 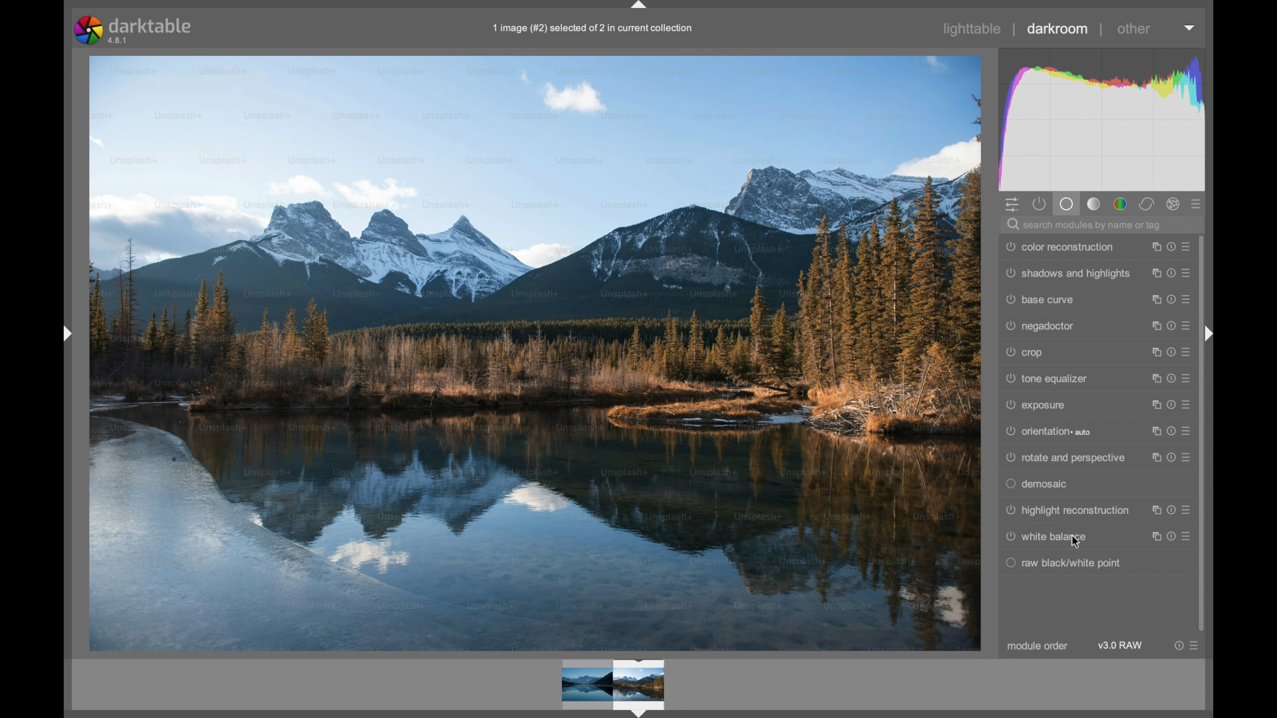 What do you see at coordinates (1189, 247) in the screenshot?
I see `presets` at bounding box center [1189, 247].